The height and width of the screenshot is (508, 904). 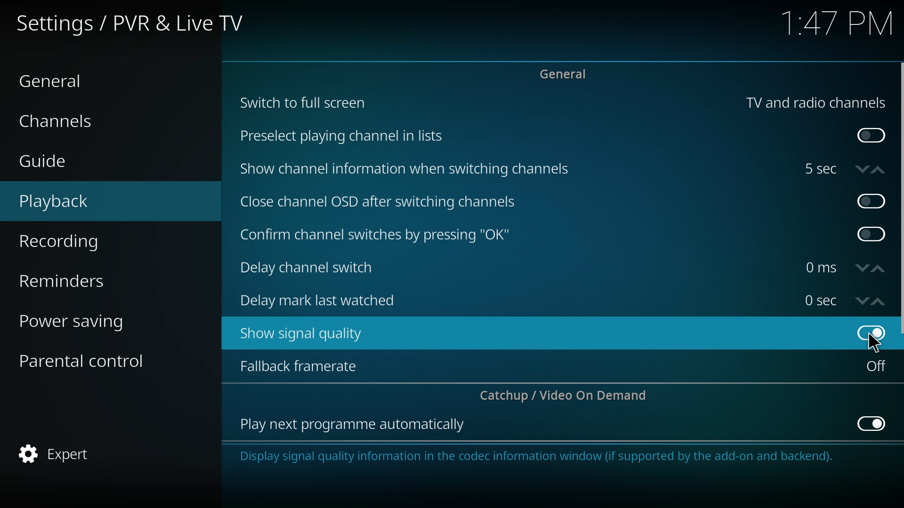 I want to click on expert, so click(x=85, y=454).